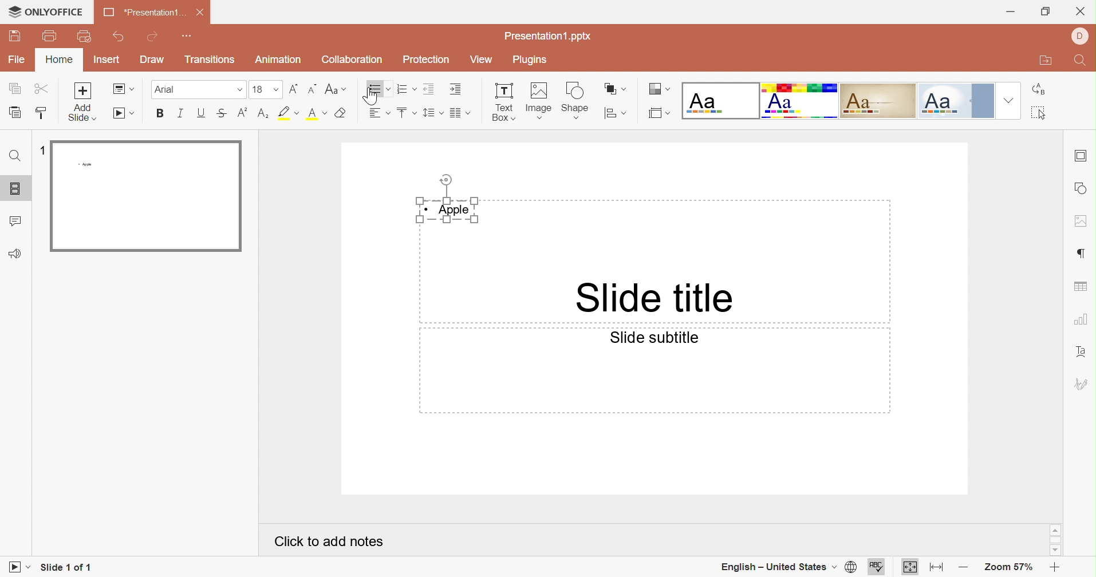 This screenshot has width=1096, height=577. Describe the element at coordinates (1081, 187) in the screenshot. I see `shape settings` at that location.